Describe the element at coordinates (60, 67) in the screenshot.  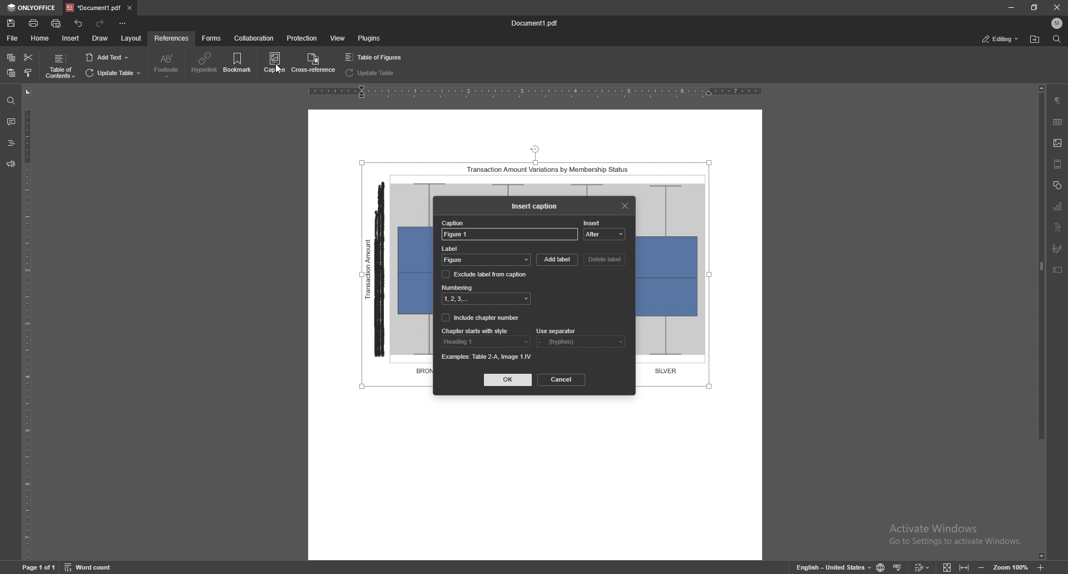
I see `table of contents` at that location.